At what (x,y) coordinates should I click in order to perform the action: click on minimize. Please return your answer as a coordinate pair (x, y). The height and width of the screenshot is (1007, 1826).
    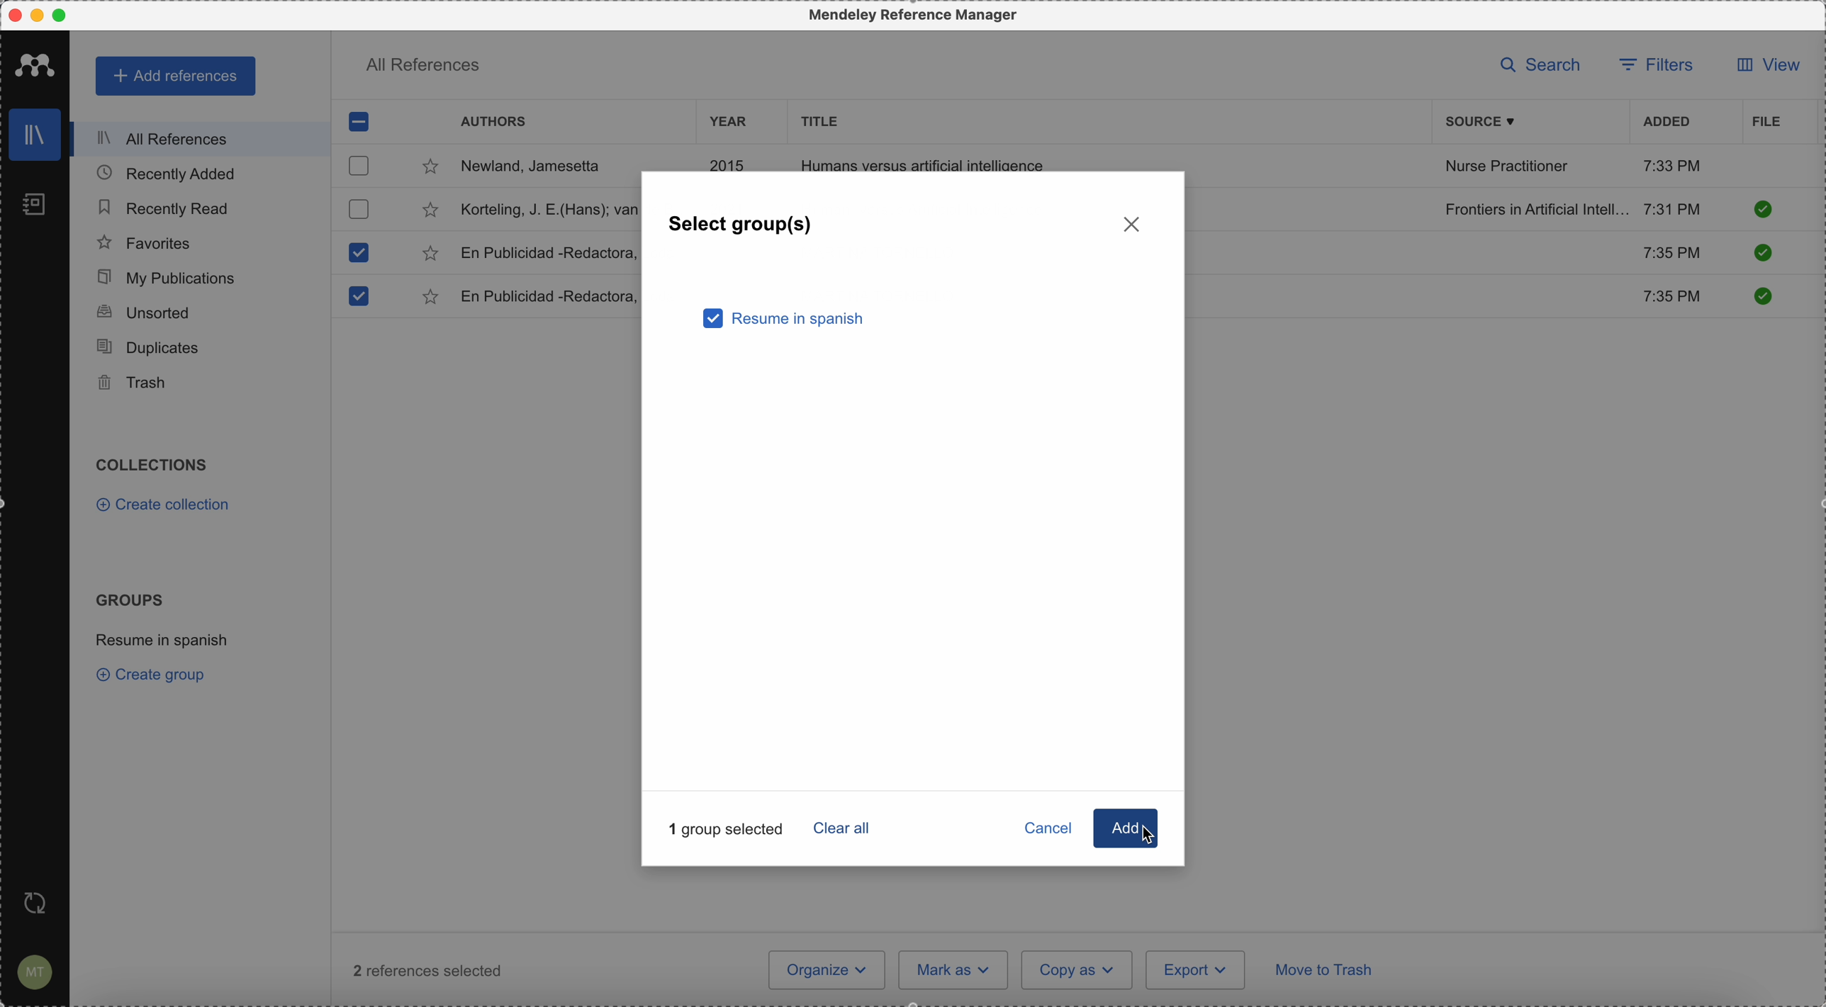
    Looking at the image, I should click on (40, 16).